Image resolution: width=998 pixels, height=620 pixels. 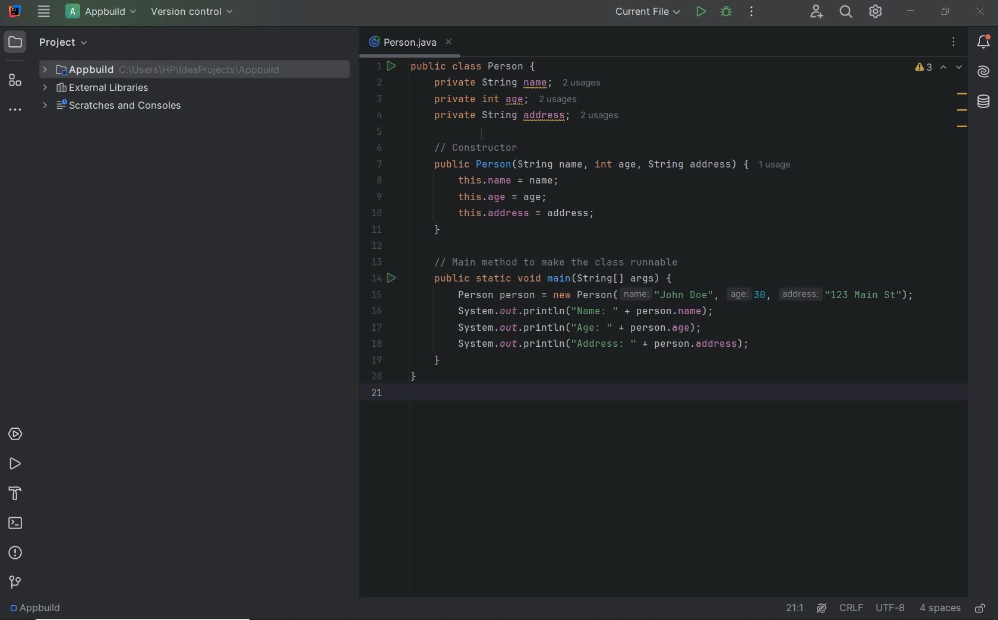 I want to click on code with me, so click(x=814, y=12).